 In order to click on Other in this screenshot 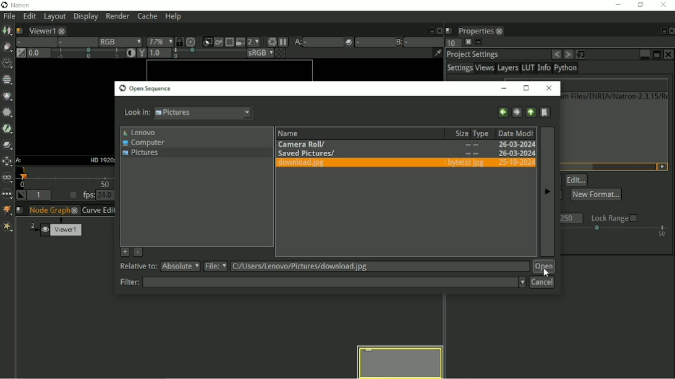, I will do `click(7, 194)`.